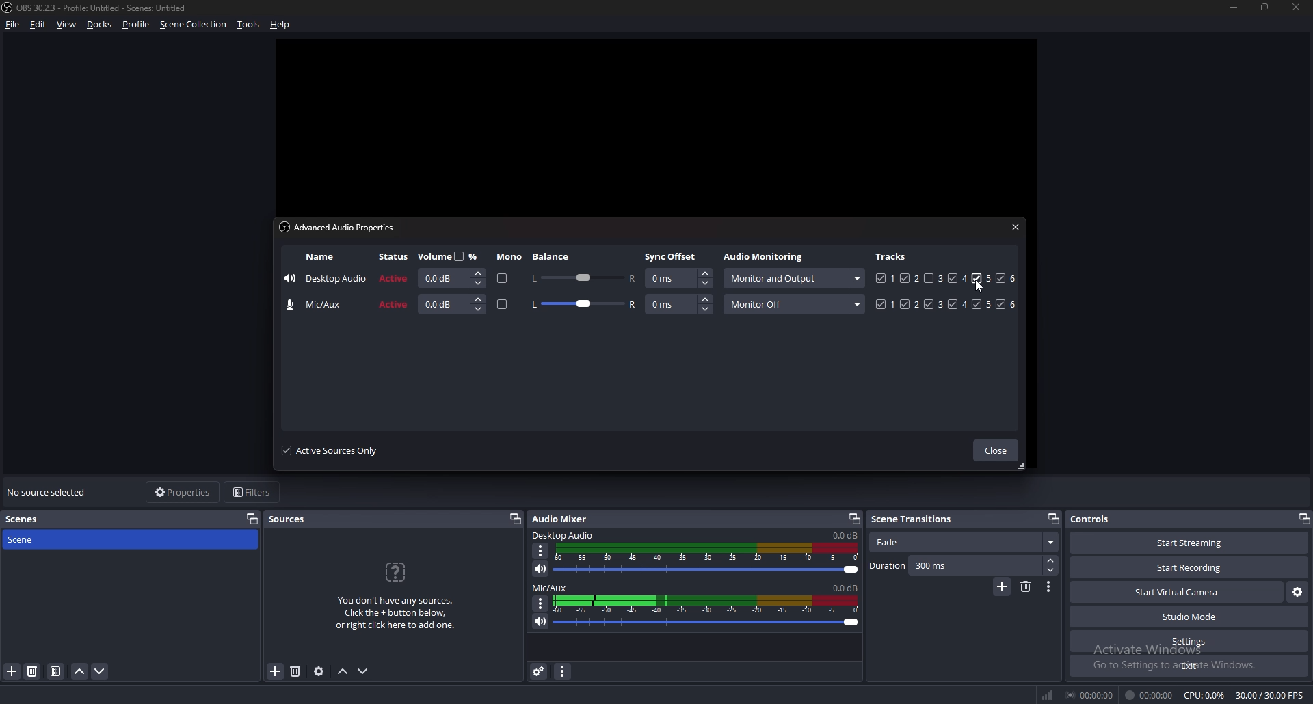 Image resolution: width=1313 pixels, height=704 pixels. What do you see at coordinates (81, 672) in the screenshot?
I see `move scene up` at bounding box center [81, 672].